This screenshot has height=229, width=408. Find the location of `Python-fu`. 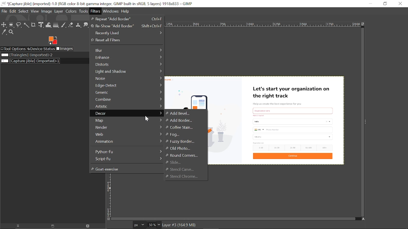

Python-fu is located at coordinates (126, 152).